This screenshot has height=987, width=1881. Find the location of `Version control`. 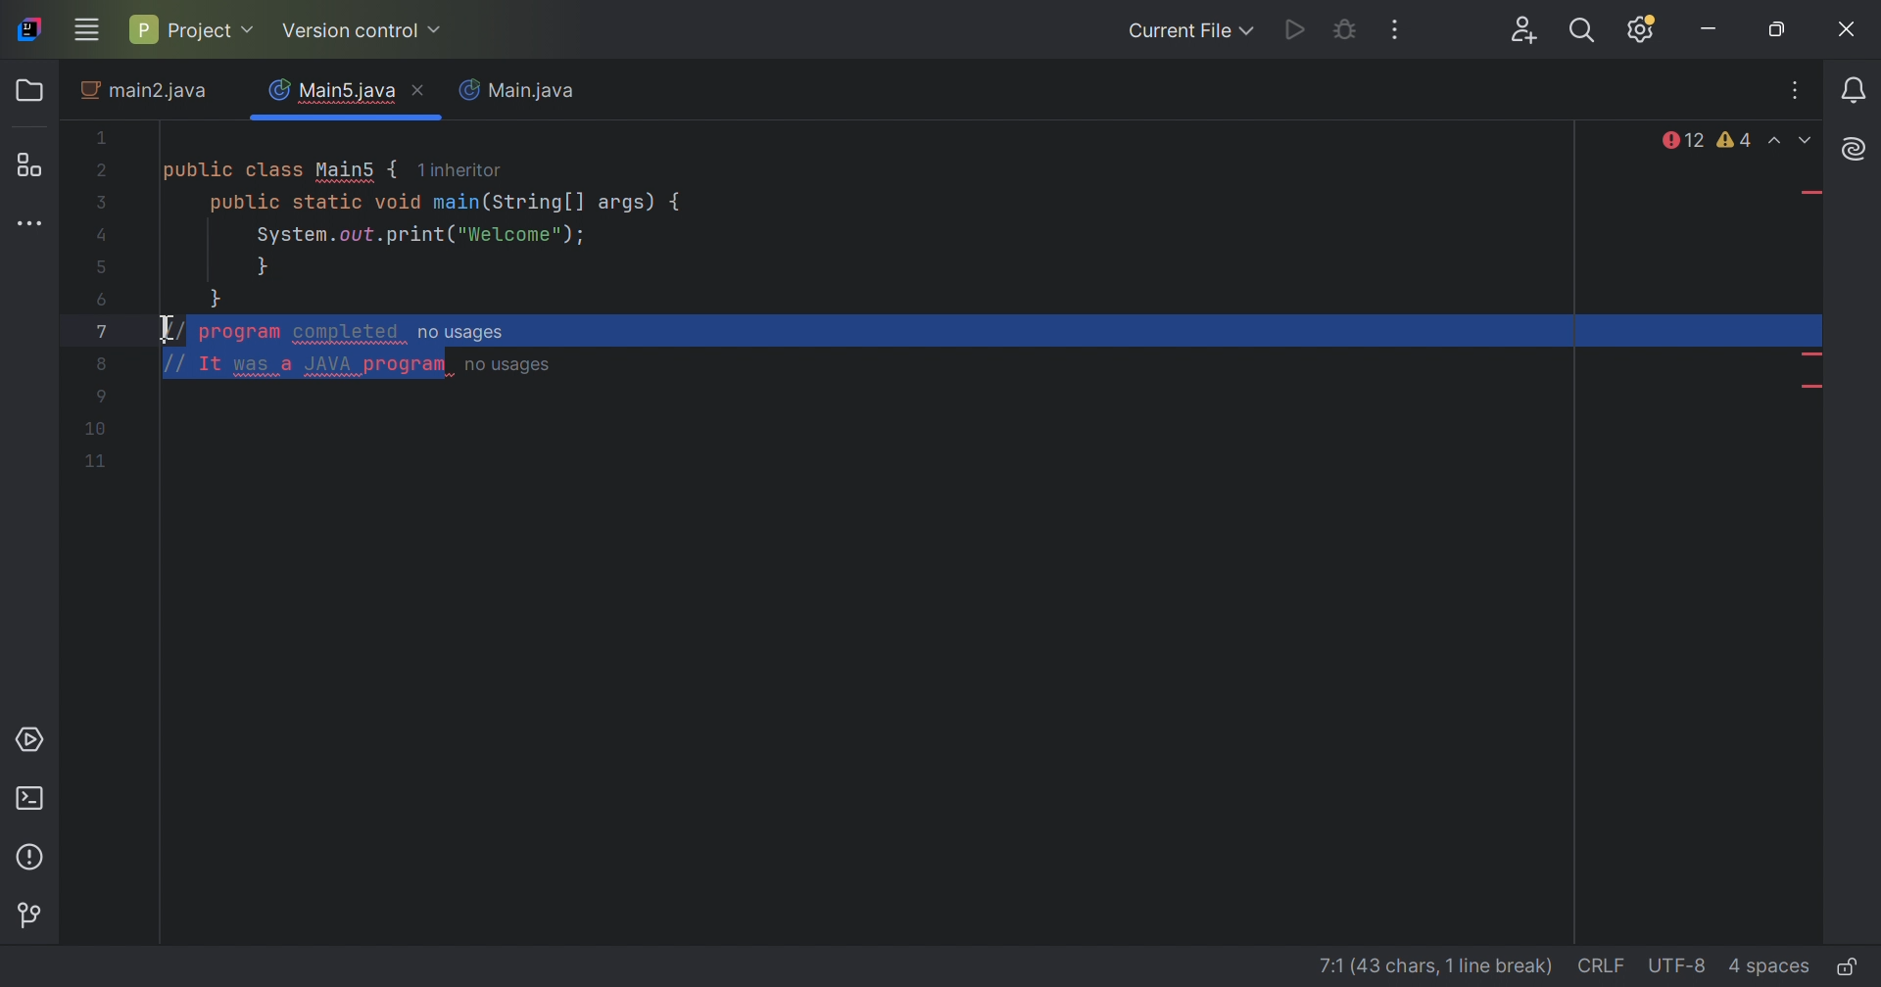

Version control is located at coordinates (30, 913).